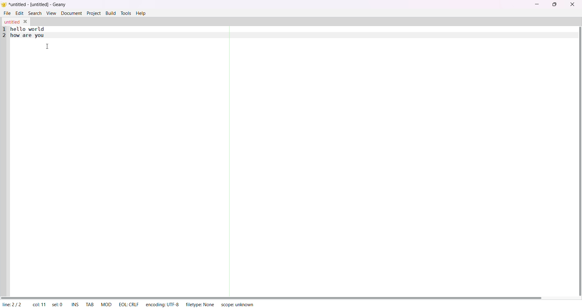  I want to click on encoding, so click(162, 304).